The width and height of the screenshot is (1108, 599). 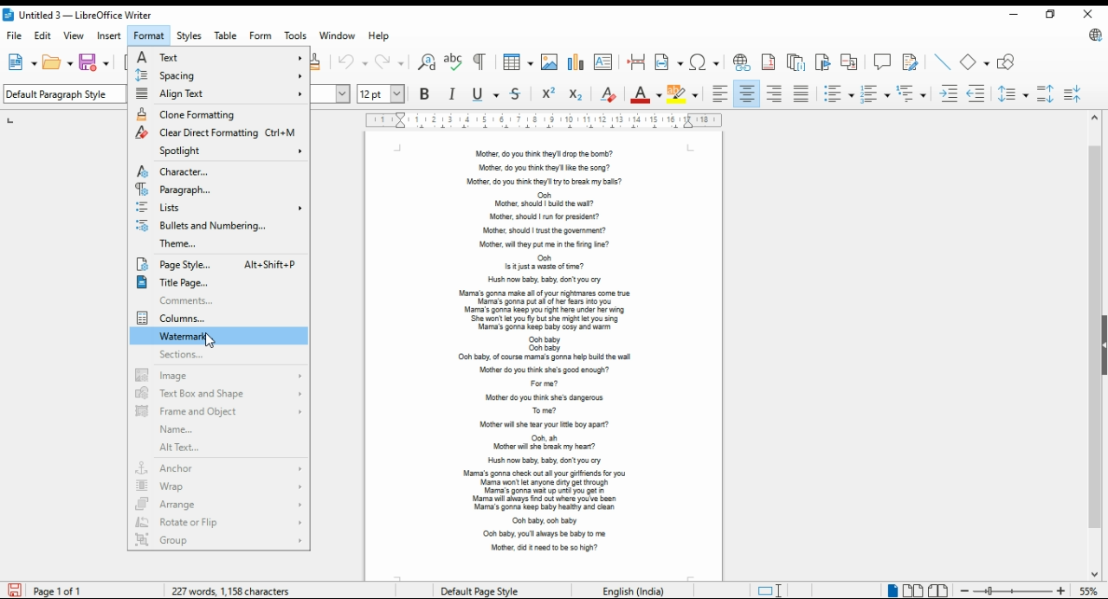 What do you see at coordinates (685, 93) in the screenshot?
I see `highlight color` at bounding box center [685, 93].